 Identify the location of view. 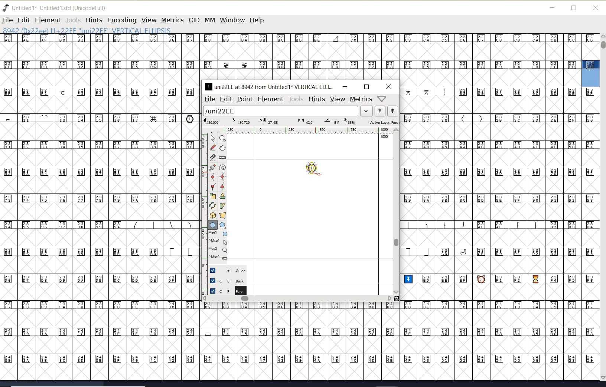
(338, 99).